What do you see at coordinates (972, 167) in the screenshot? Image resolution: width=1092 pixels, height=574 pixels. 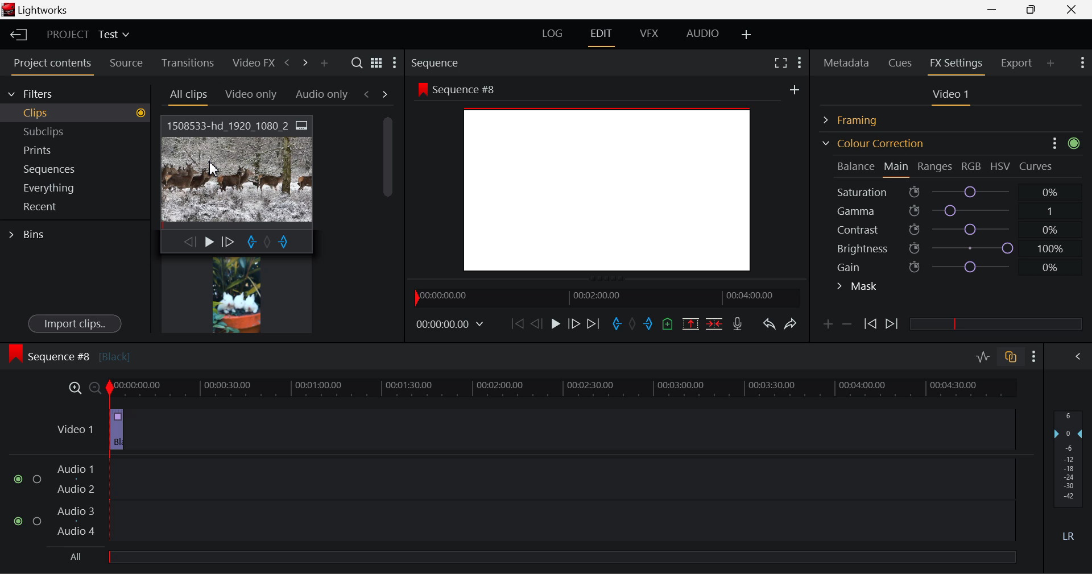 I see `RGB` at bounding box center [972, 167].